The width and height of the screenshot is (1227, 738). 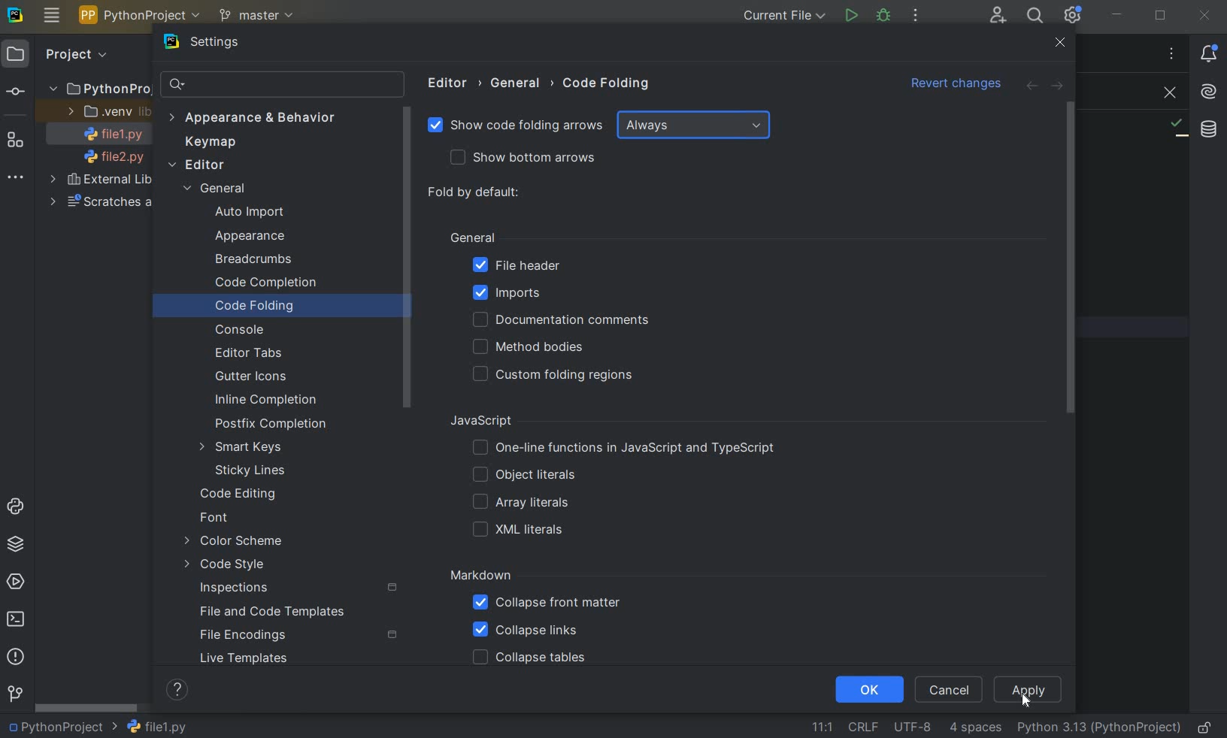 I want to click on MINIMIZE, so click(x=1117, y=16).